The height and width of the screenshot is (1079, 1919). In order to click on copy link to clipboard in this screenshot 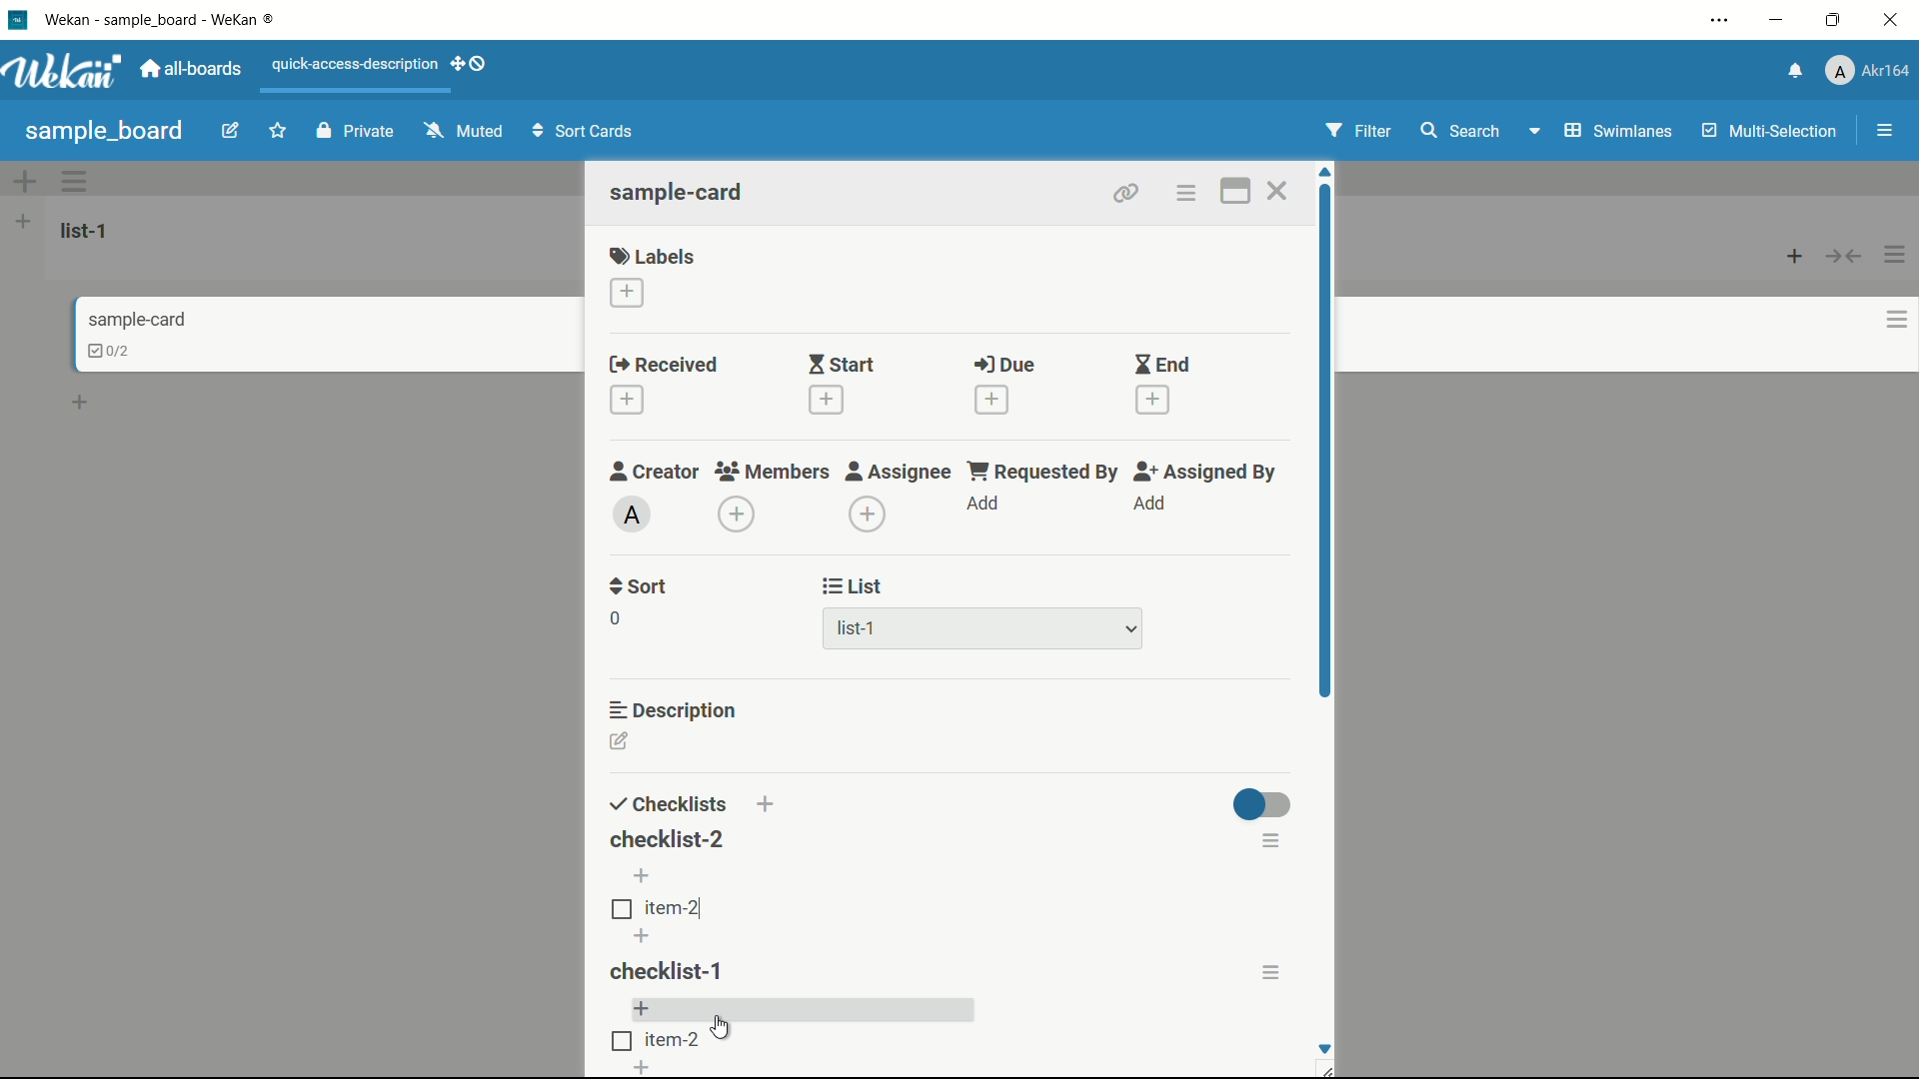, I will do `click(1123, 193)`.